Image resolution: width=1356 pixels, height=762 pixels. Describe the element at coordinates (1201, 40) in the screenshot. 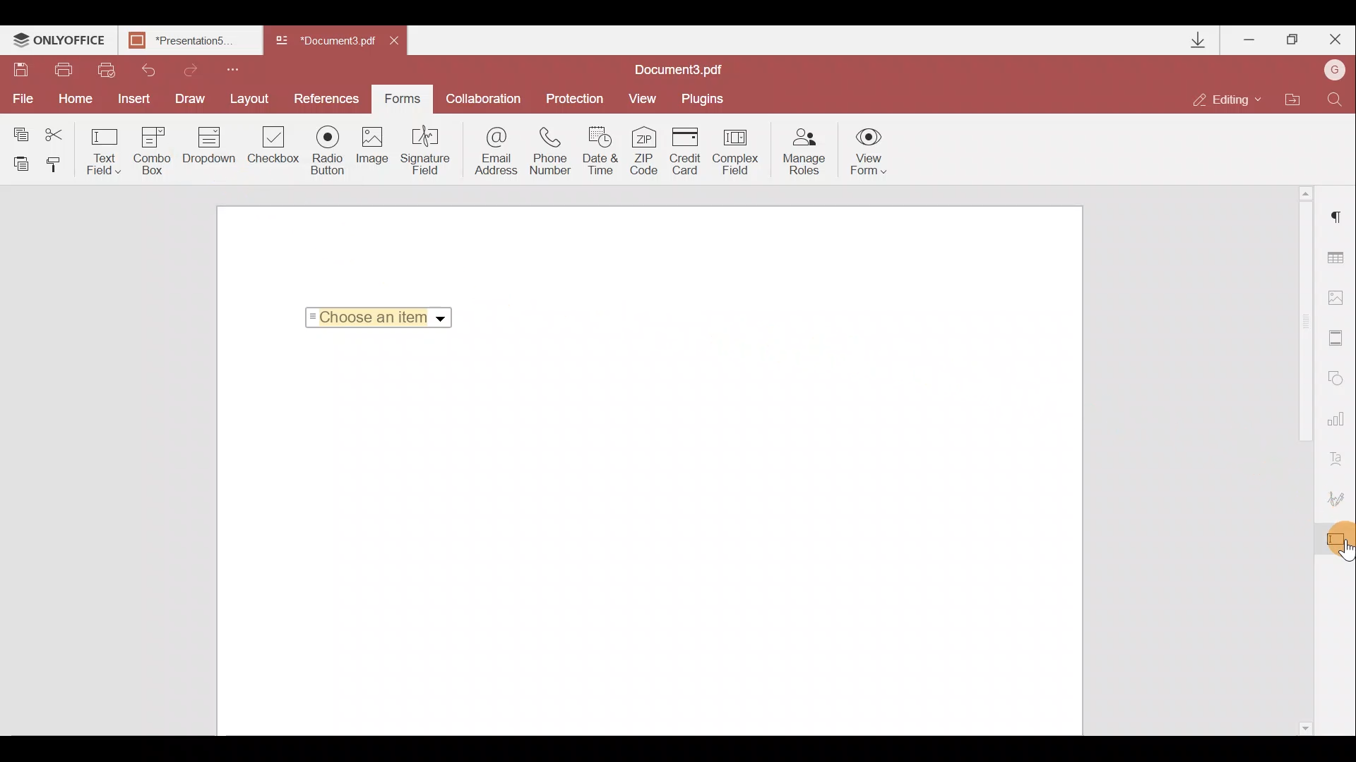

I see `Downloads` at that location.